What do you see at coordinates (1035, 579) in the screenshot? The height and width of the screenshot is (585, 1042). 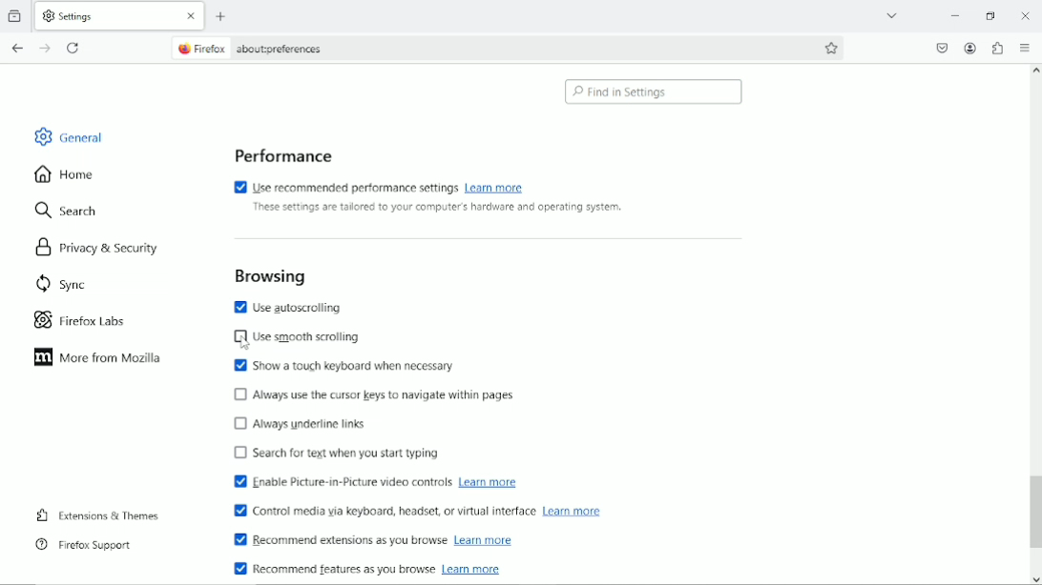 I see `scroll down` at bounding box center [1035, 579].